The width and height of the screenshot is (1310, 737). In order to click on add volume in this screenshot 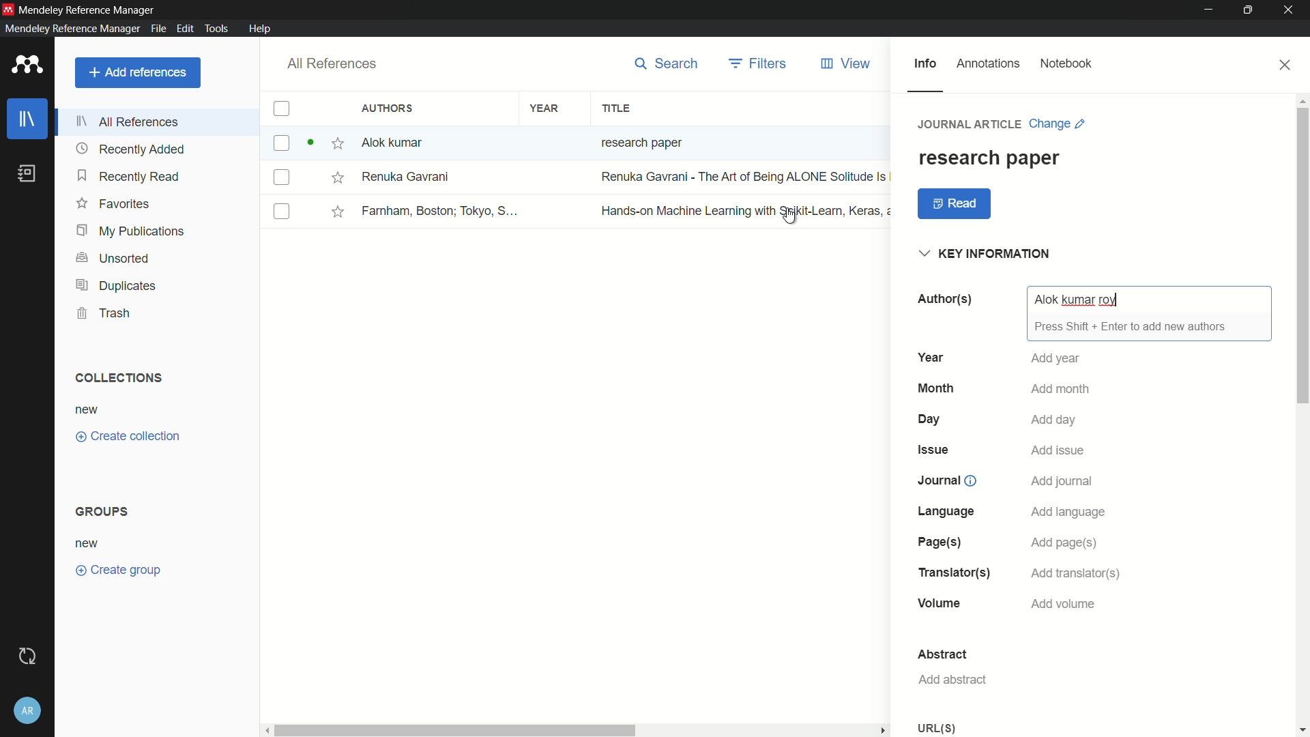, I will do `click(1065, 605)`.